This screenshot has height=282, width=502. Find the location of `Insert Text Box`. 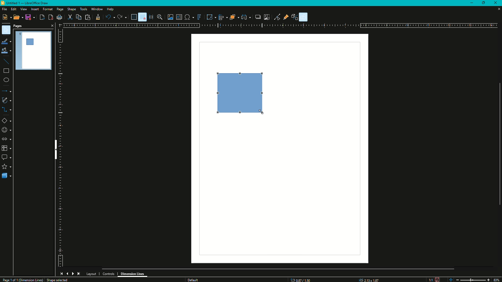

Insert Text Box is located at coordinates (179, 17).